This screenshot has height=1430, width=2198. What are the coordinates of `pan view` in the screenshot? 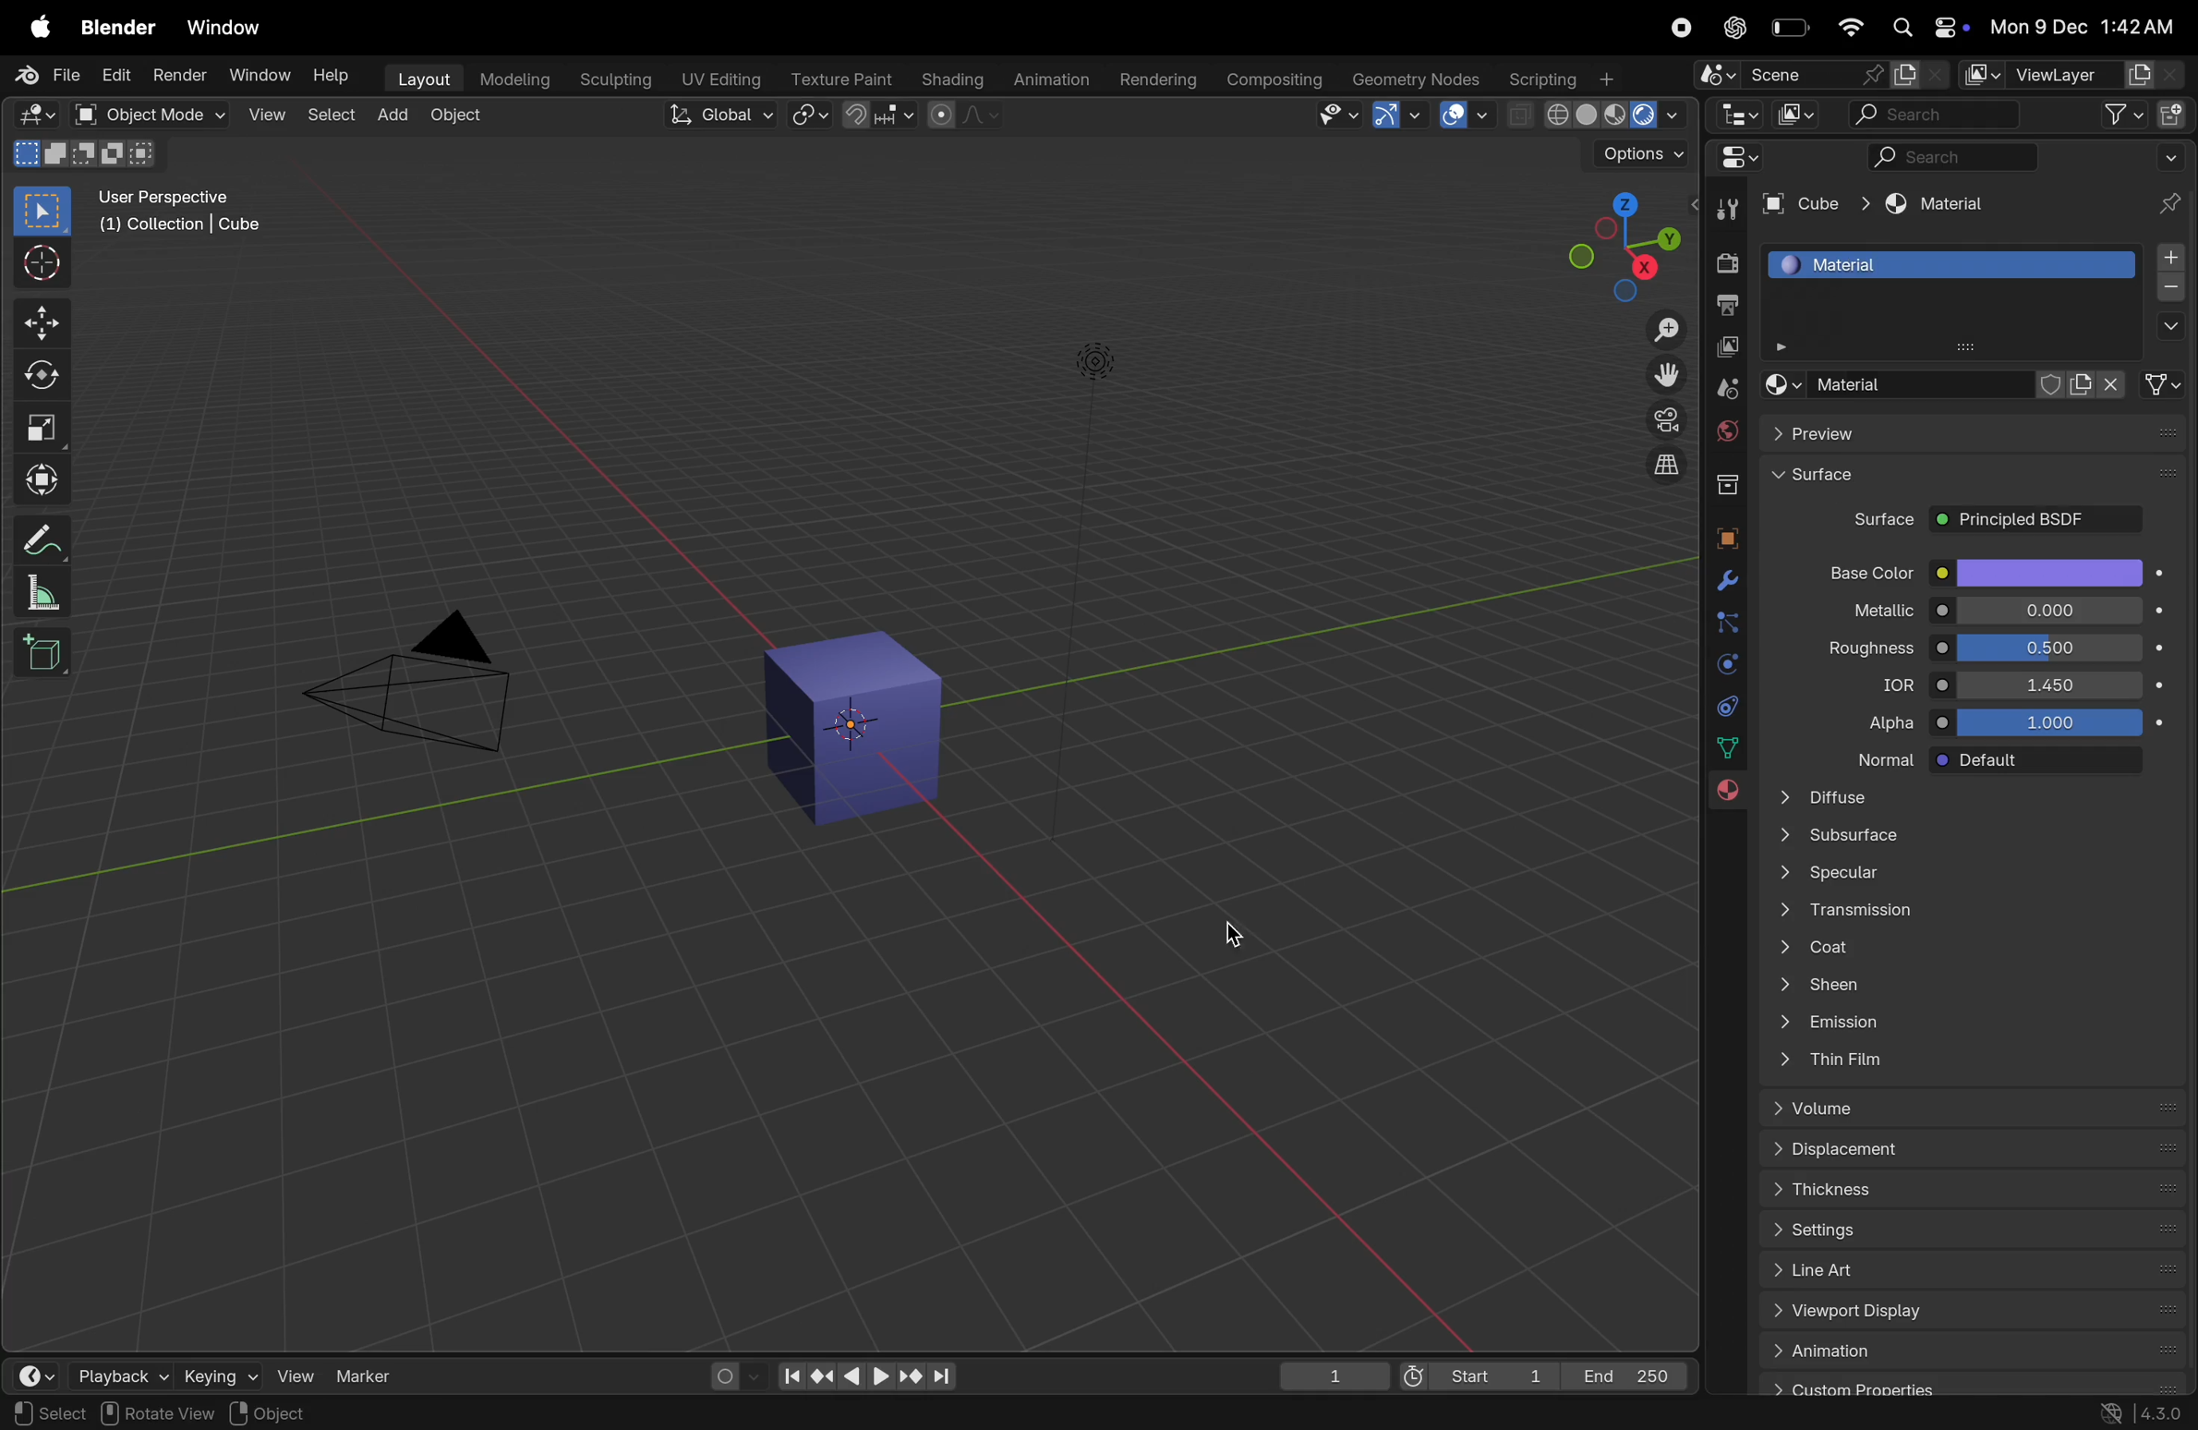 It's located at (244, 1412).